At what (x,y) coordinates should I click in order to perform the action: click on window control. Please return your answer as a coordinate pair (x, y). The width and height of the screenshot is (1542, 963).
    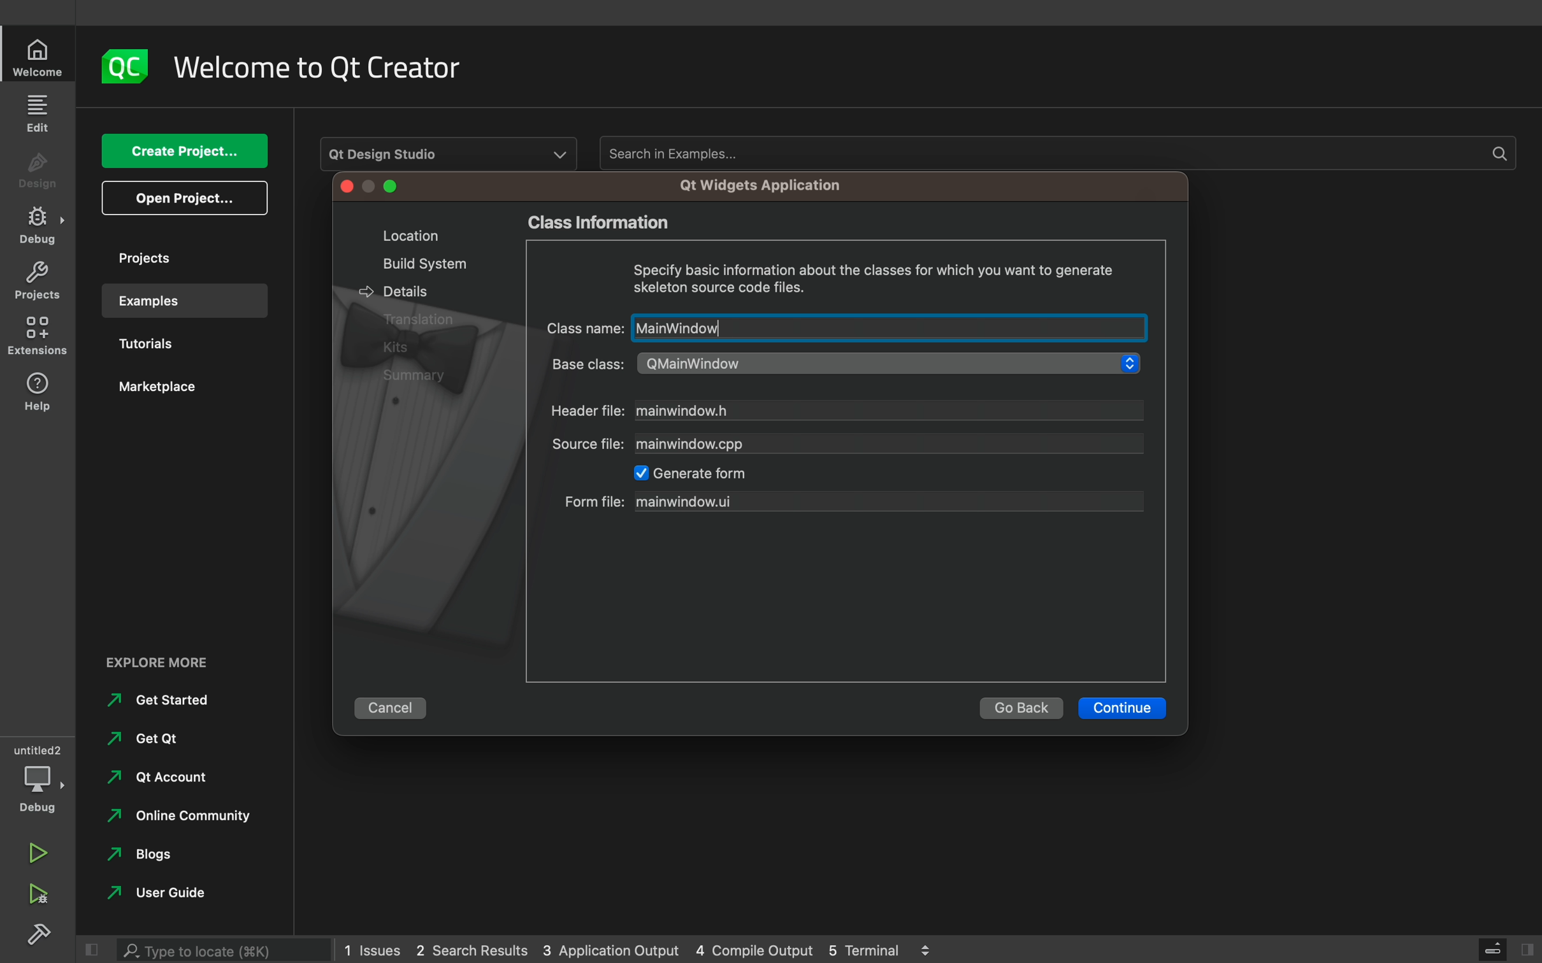
    Looking at the image, I should click on (371, 188).